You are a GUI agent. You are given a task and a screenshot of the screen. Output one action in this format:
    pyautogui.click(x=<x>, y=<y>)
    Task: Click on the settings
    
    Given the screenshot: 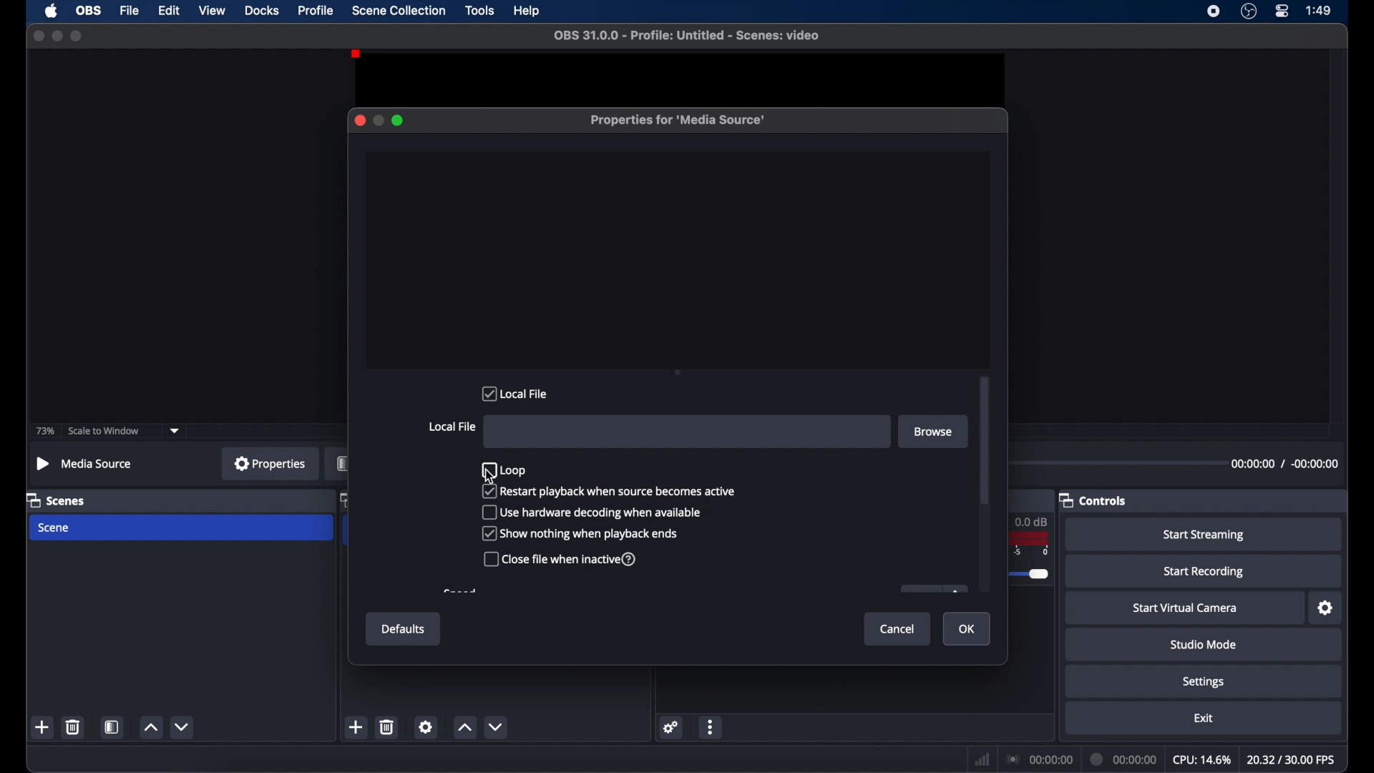 What is the action you would take?
    pyautogui.click(x=1205, y=683)
    